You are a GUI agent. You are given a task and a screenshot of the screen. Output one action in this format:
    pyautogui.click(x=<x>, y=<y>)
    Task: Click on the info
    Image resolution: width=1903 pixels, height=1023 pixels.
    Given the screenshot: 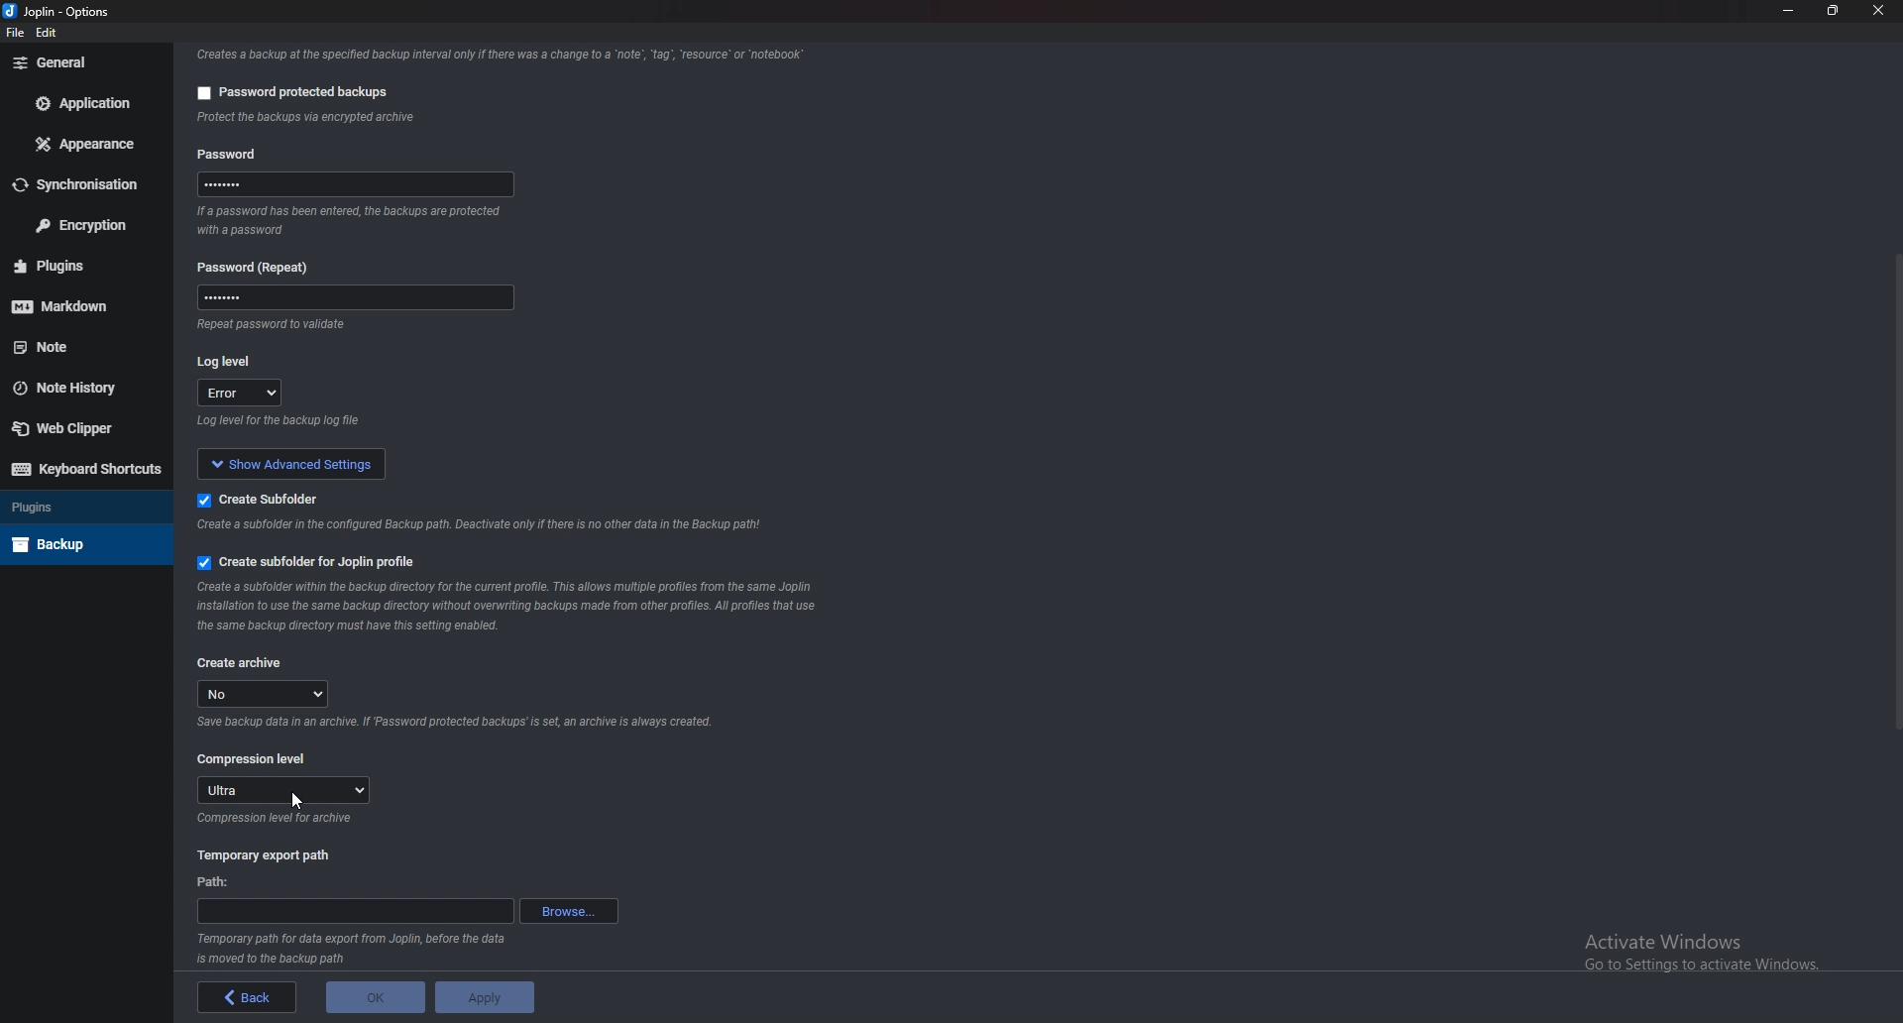 What is the action you would take?
    pyautogui.click(x=496, y=54)
    